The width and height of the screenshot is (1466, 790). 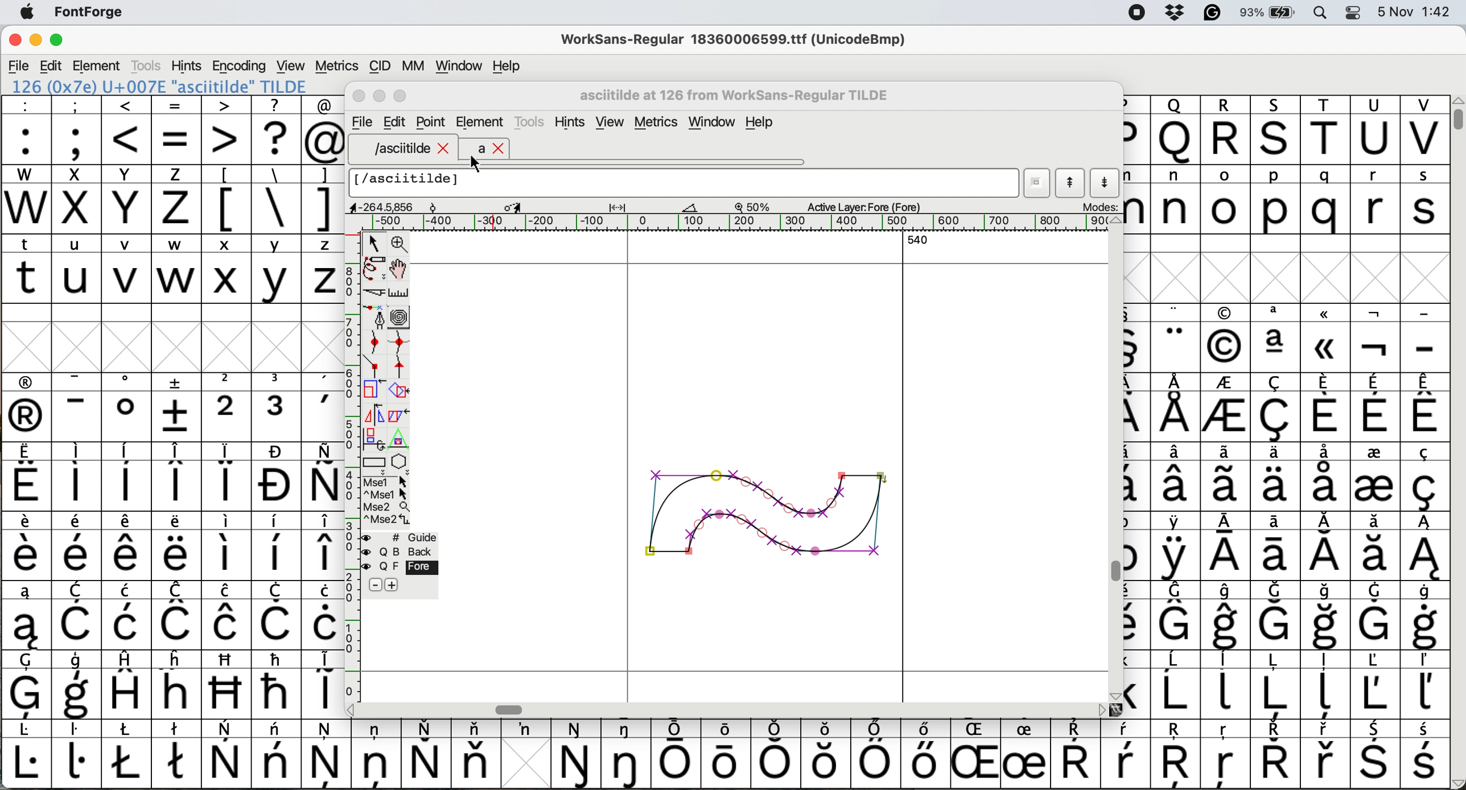 I want to click on U, so click(x=1375, y=130).